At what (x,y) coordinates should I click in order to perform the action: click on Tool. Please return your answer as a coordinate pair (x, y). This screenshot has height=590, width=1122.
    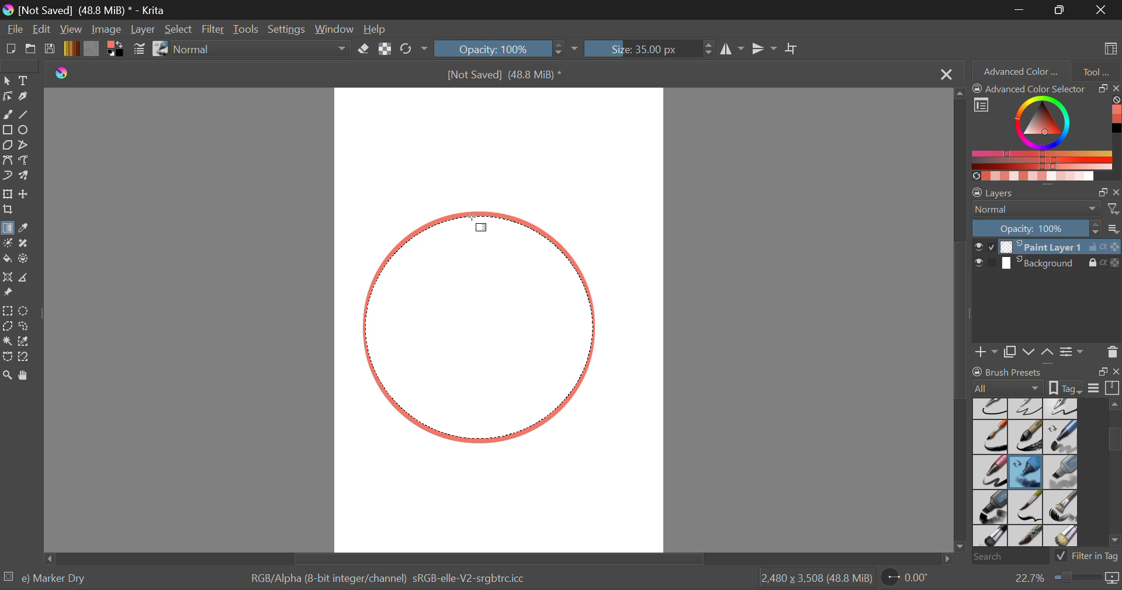
    Looking at the image, I should click on (1096, 70).